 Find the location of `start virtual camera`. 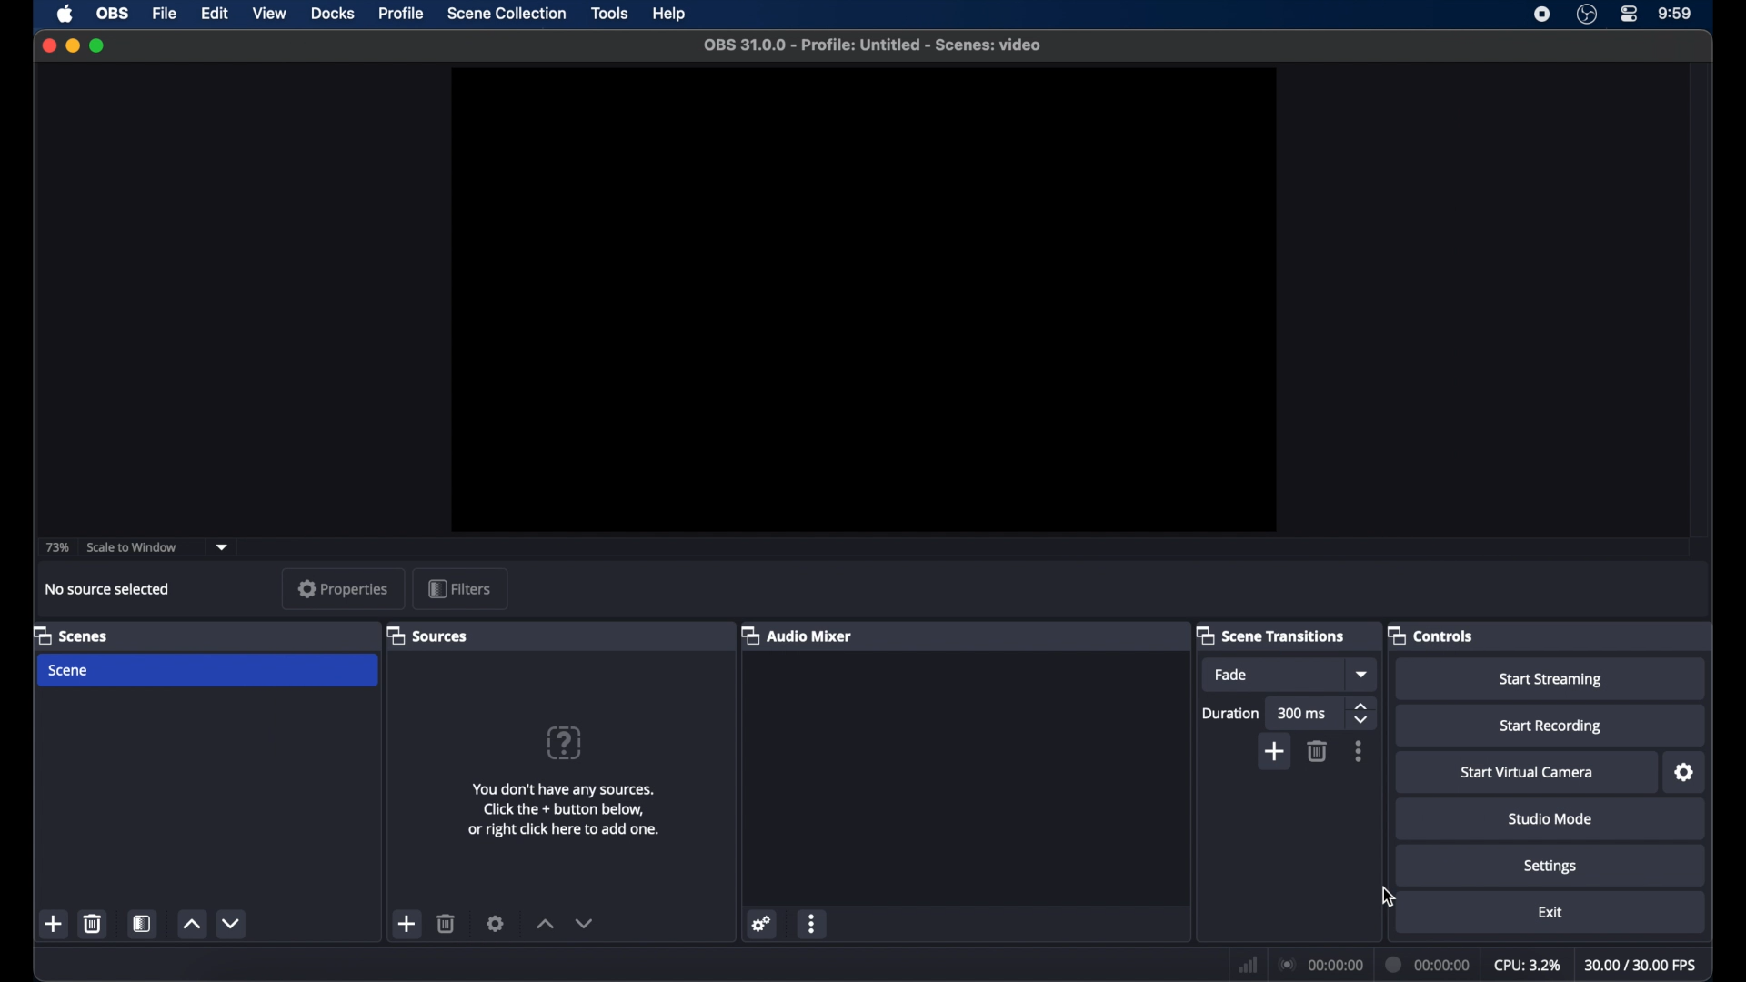

start virtual camera is located at coordinates (1528, 773).